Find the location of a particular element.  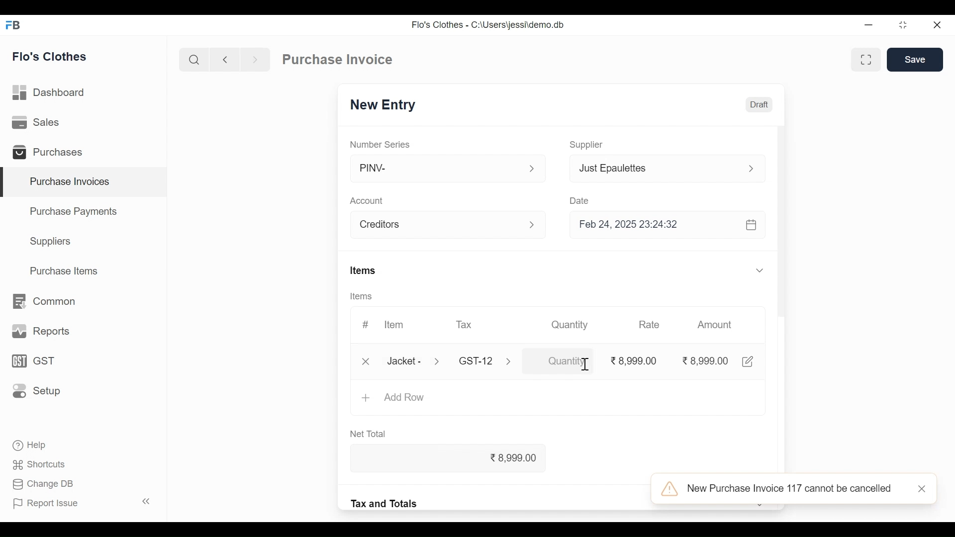

Close is located at coordinates (937, 25).